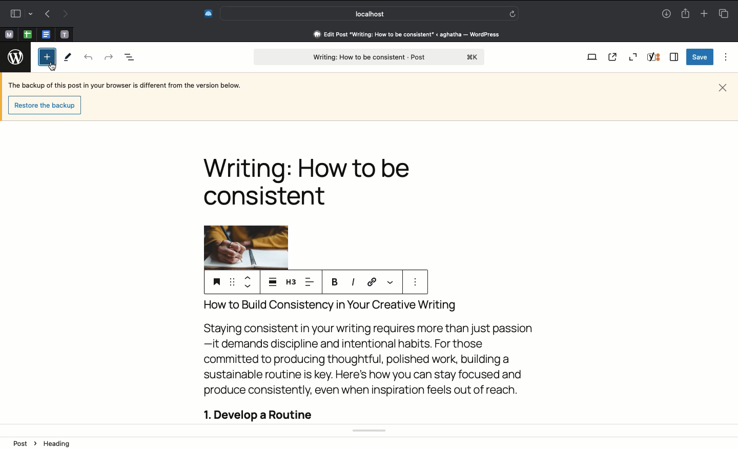  I want to click on View, so click(590, 58).